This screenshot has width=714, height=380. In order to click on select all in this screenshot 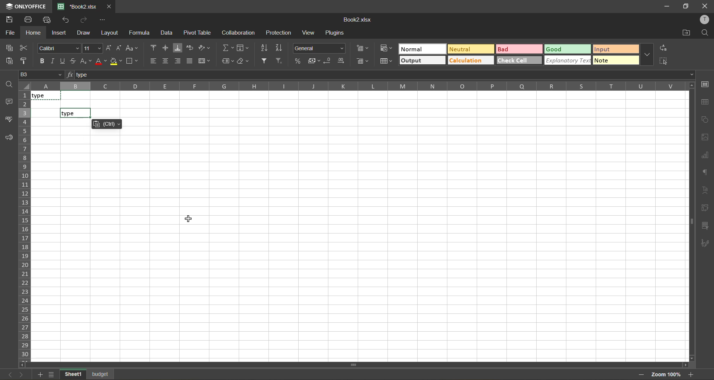, I will do `click(663, 61)`.